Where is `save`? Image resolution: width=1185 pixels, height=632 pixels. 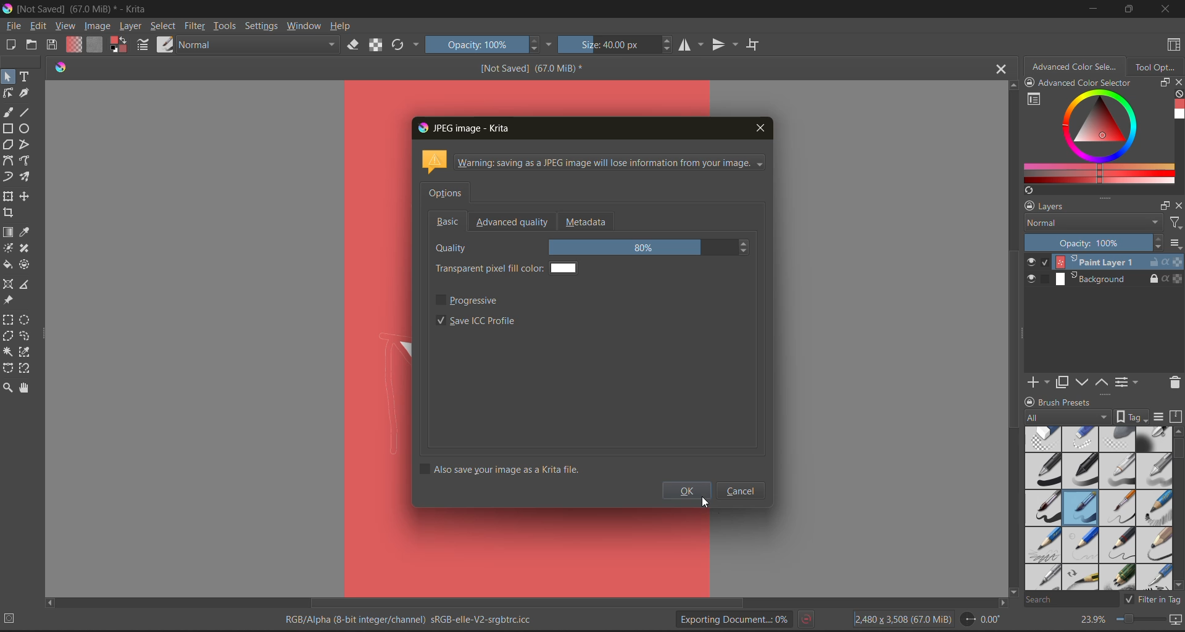 save is located at coordinates (54, 43).